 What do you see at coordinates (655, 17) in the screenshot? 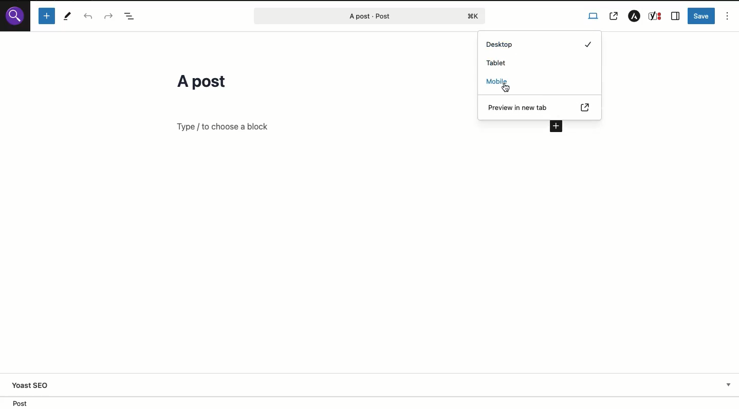
I see `Yoast` at bounding box center [655, 17].